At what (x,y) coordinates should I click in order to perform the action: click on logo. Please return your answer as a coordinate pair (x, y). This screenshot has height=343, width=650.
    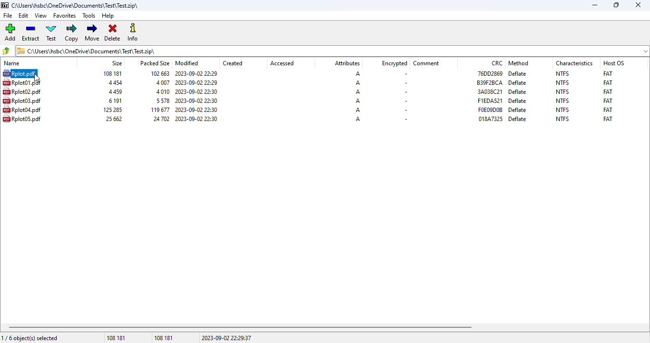
    Looking at the image, I should click on (4, 5).